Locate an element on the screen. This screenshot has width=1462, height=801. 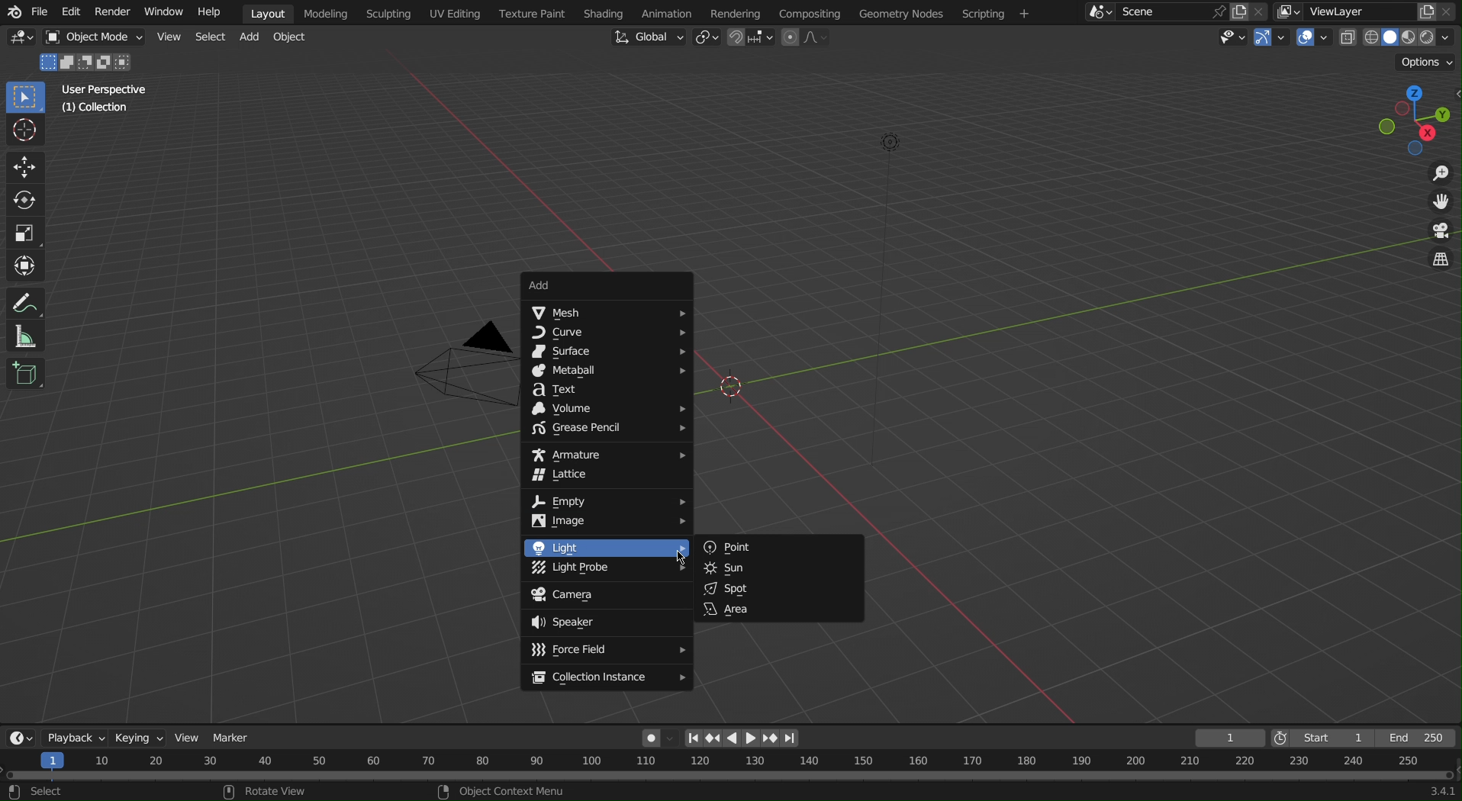
next is located at coordinates (791, 739).